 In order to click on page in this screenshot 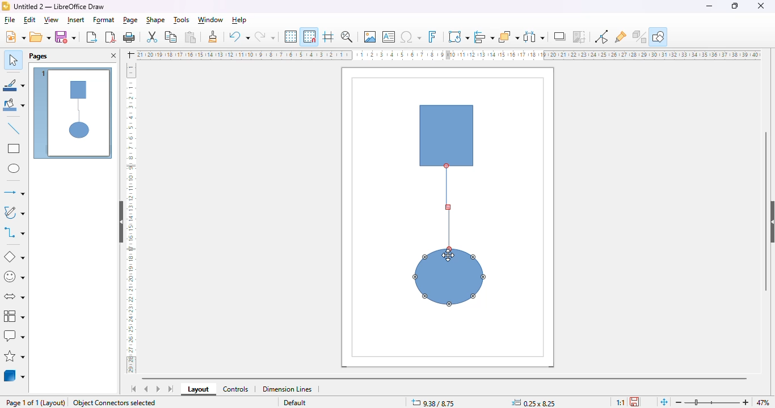, I will do `click(131, 20)`.